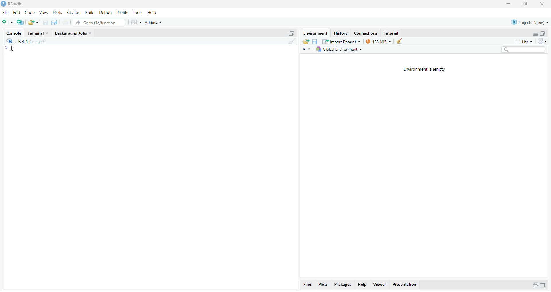 The width and height of the screenshot is (551, 292). I want to click on Connections, so click(365, 33).